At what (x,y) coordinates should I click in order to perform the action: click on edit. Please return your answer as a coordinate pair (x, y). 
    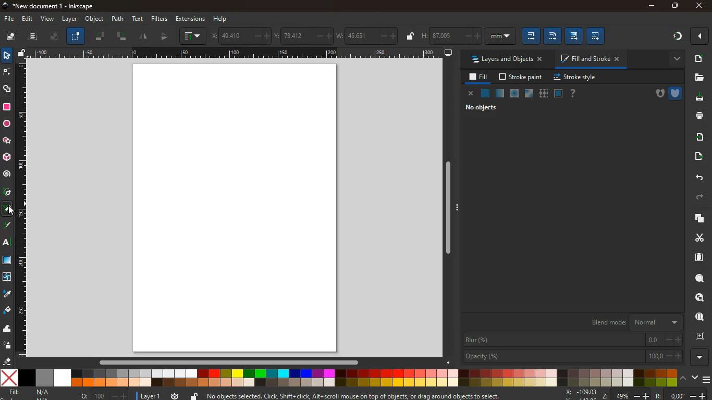
    Looking at the image, I should click on (531, 36).